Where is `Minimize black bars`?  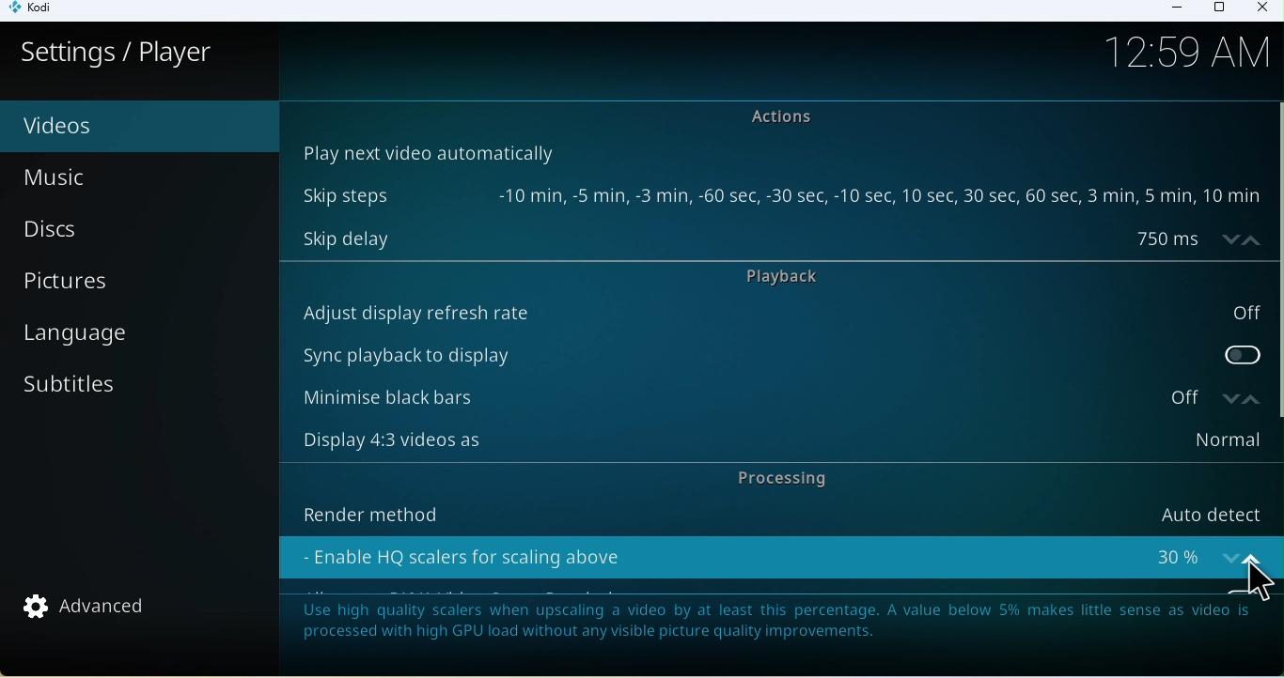 Minimize black bars is located at coordinates (745, 398).